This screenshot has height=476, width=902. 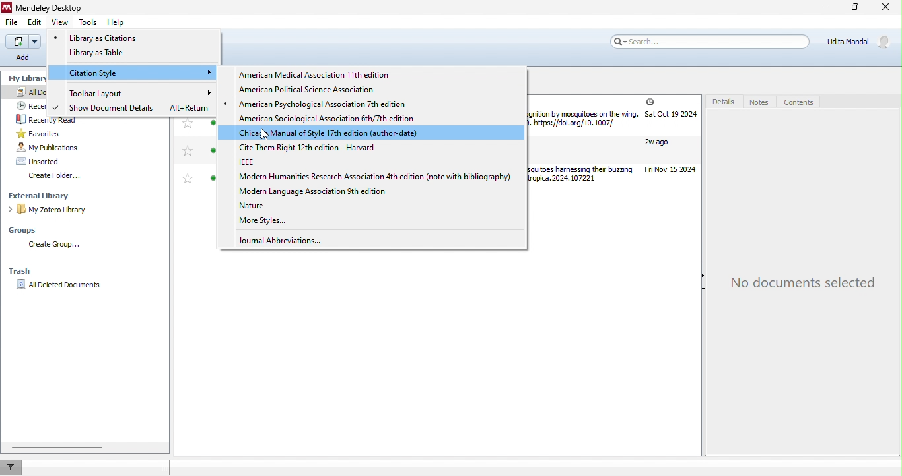 What do you see at coordinates (35, 22) in the screenshot?
I see `edit` at bounding box center [35, 22].